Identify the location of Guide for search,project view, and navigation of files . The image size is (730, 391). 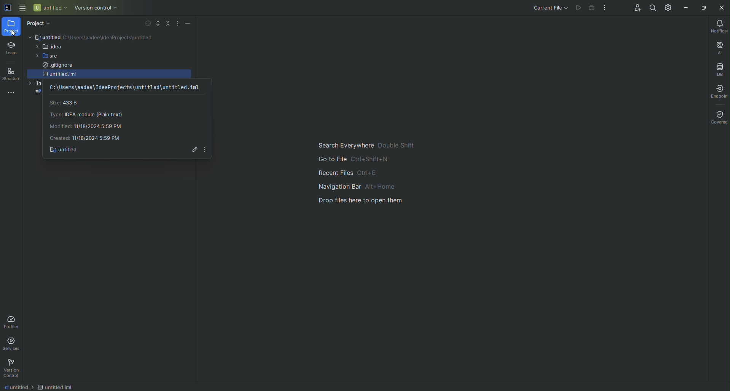
(374, 187).